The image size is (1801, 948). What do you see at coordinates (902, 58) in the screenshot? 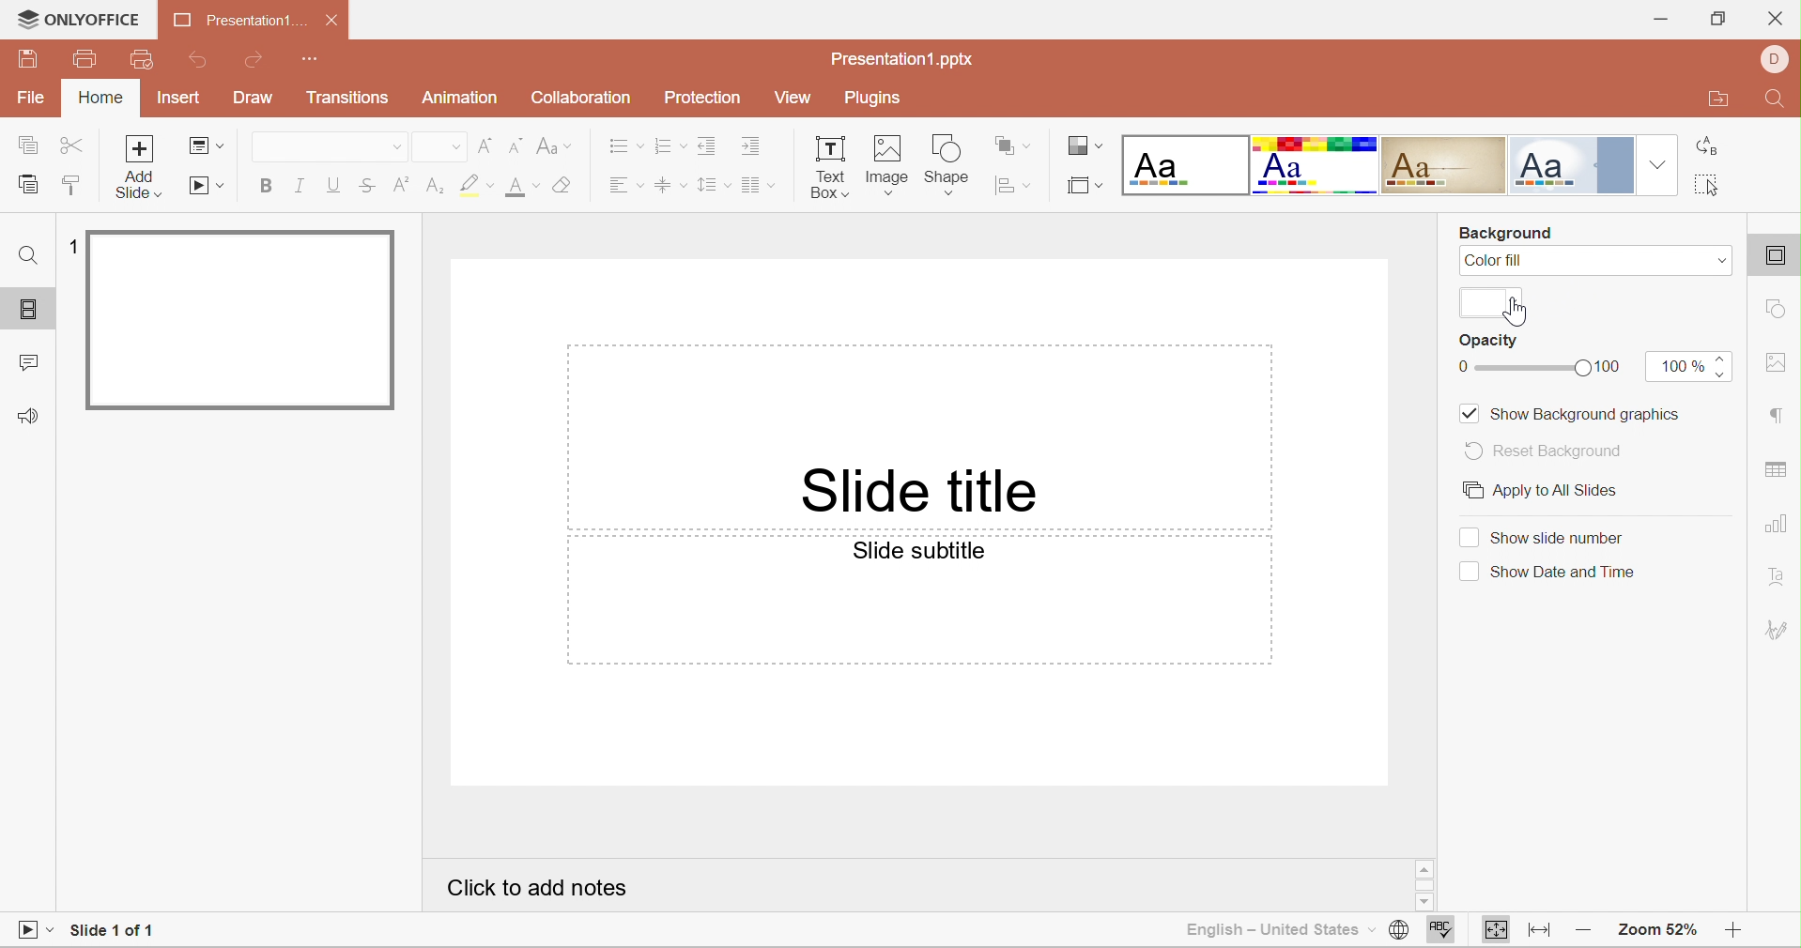
I see `Presentation1.pptx` at bounding box center [902, 58].